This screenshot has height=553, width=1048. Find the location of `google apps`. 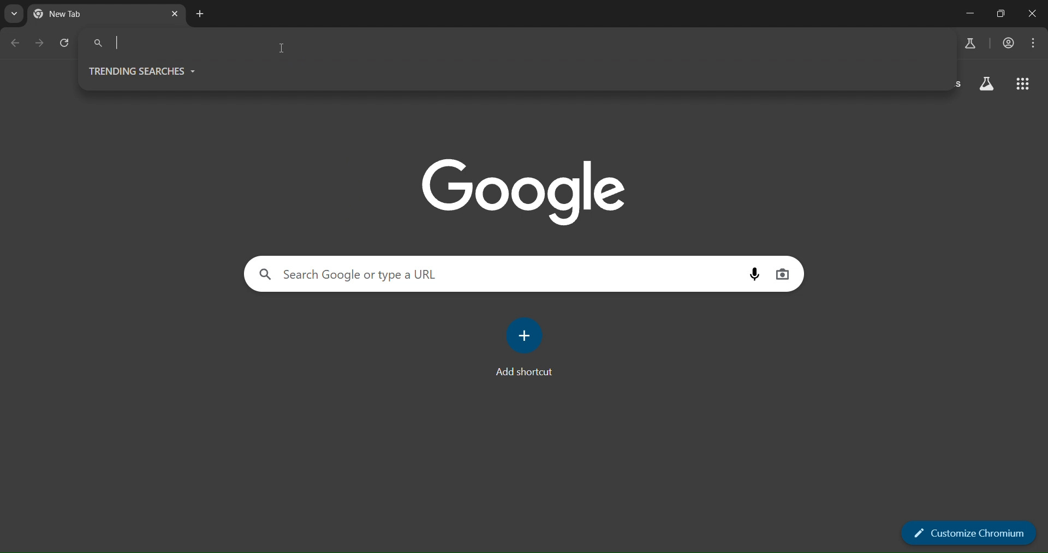

google apps is located at coordinates (1023, 83).